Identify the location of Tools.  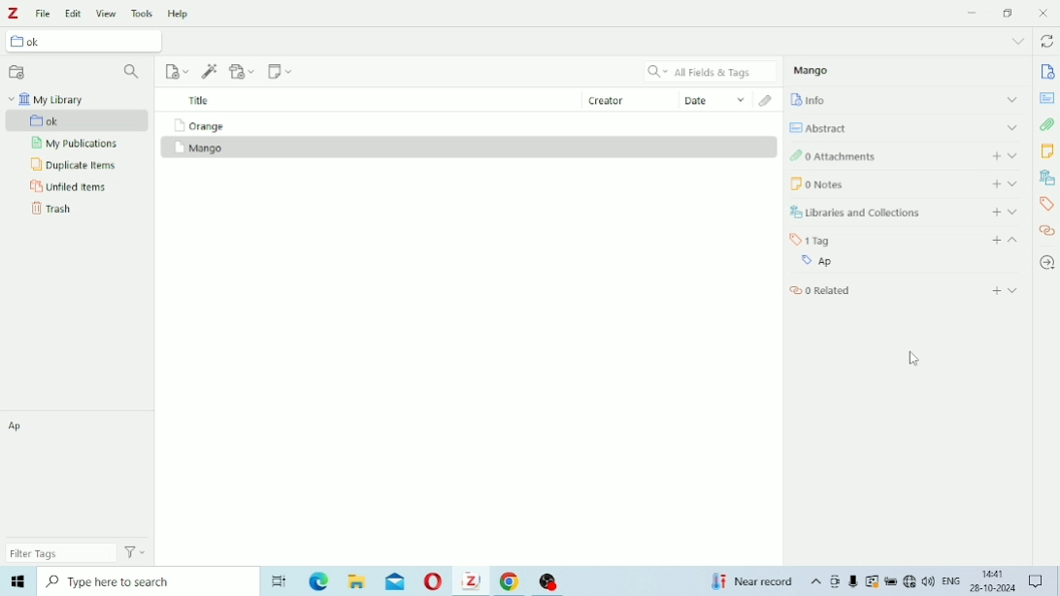
(143, 15).